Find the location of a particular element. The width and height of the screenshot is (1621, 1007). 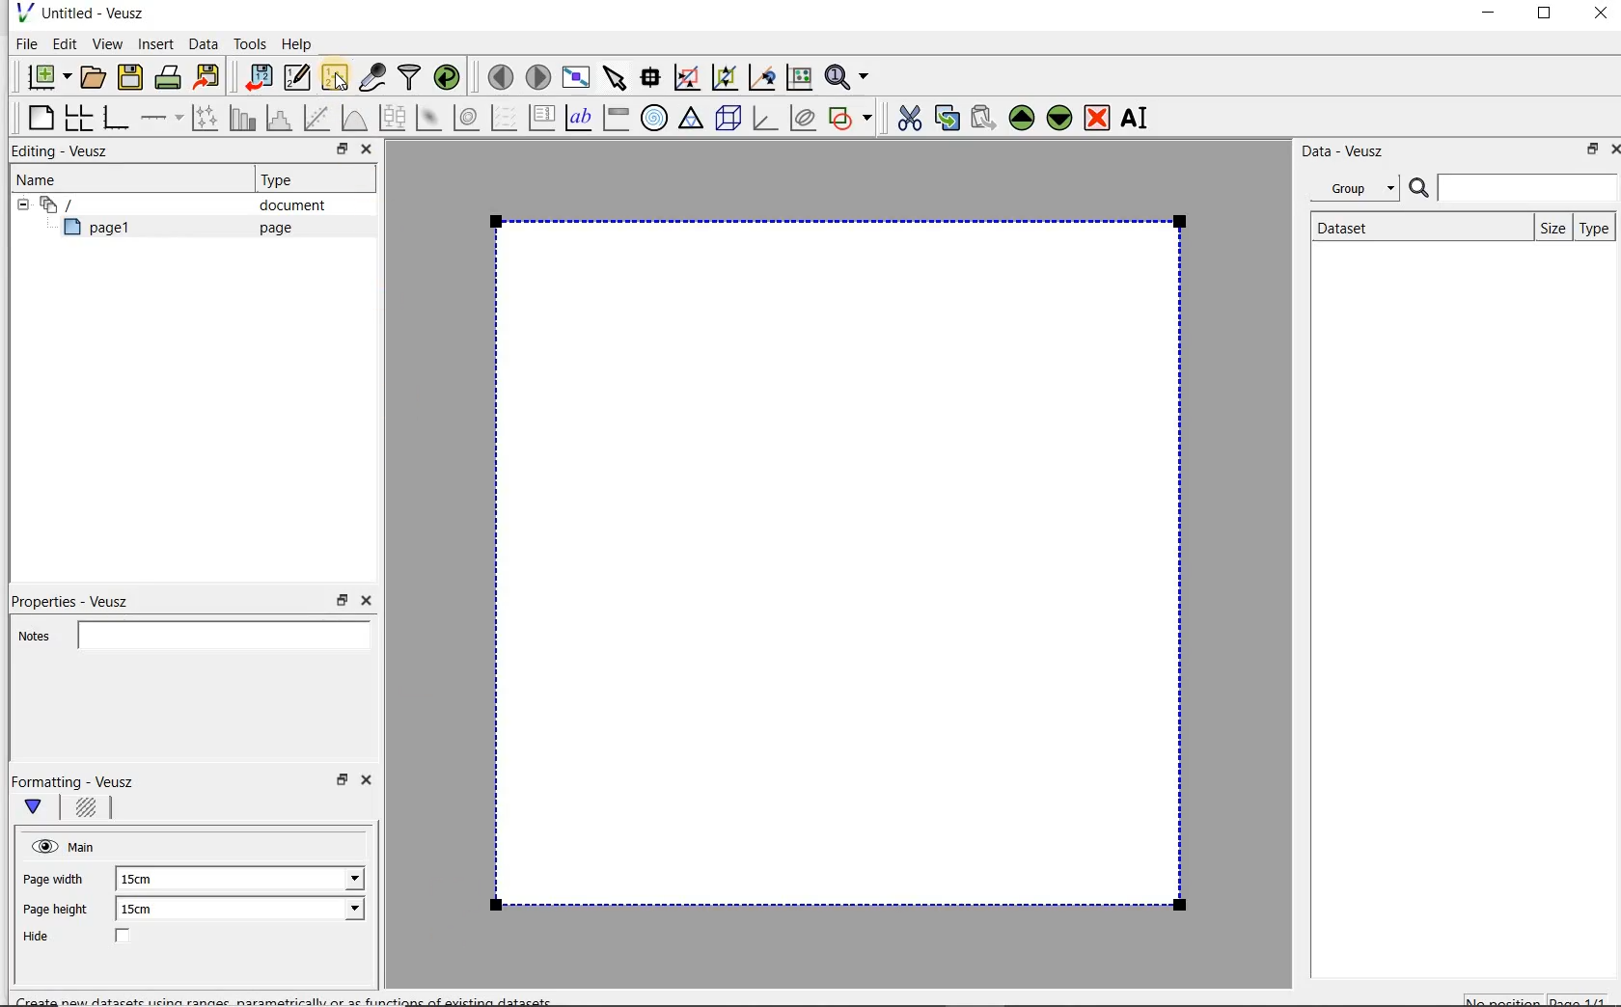

text label is located at coordinates (581, 117).